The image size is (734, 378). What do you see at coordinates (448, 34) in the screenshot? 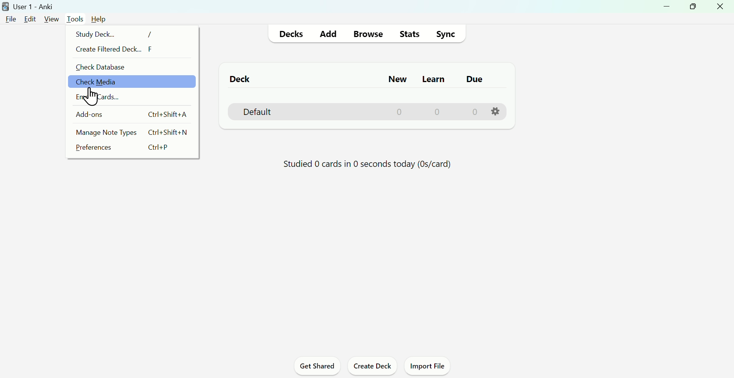
I see `Sync` at bounding box center [448, 34].